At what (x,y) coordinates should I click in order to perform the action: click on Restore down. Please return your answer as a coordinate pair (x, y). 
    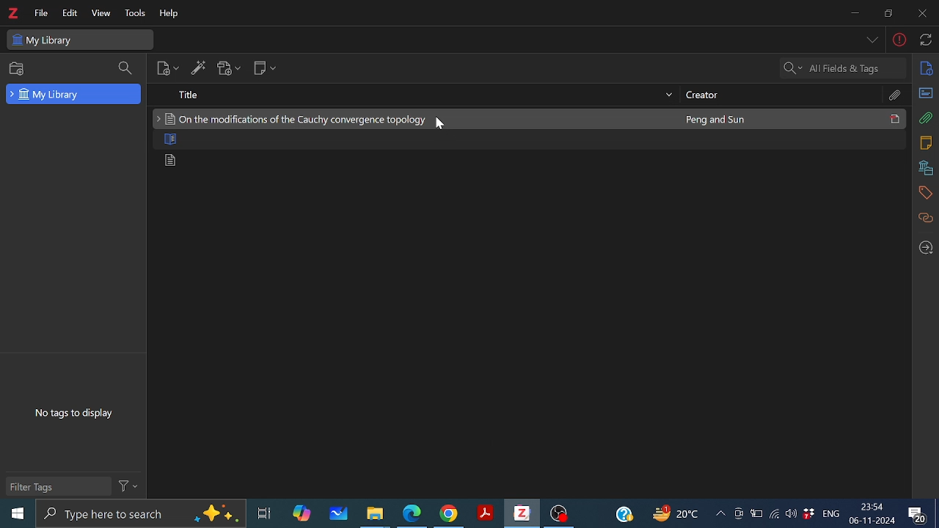
    Looking at the image, I should click on (886, 13).